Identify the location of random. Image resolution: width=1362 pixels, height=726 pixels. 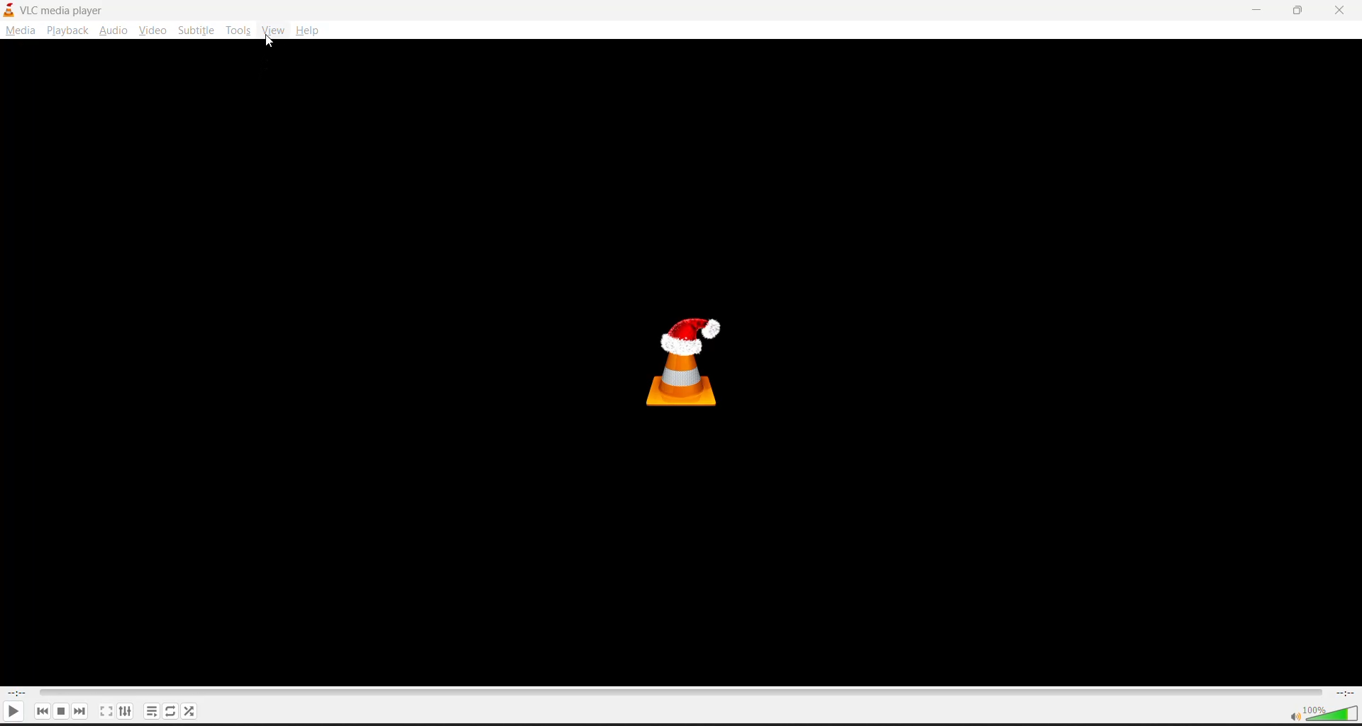
(191, 712).